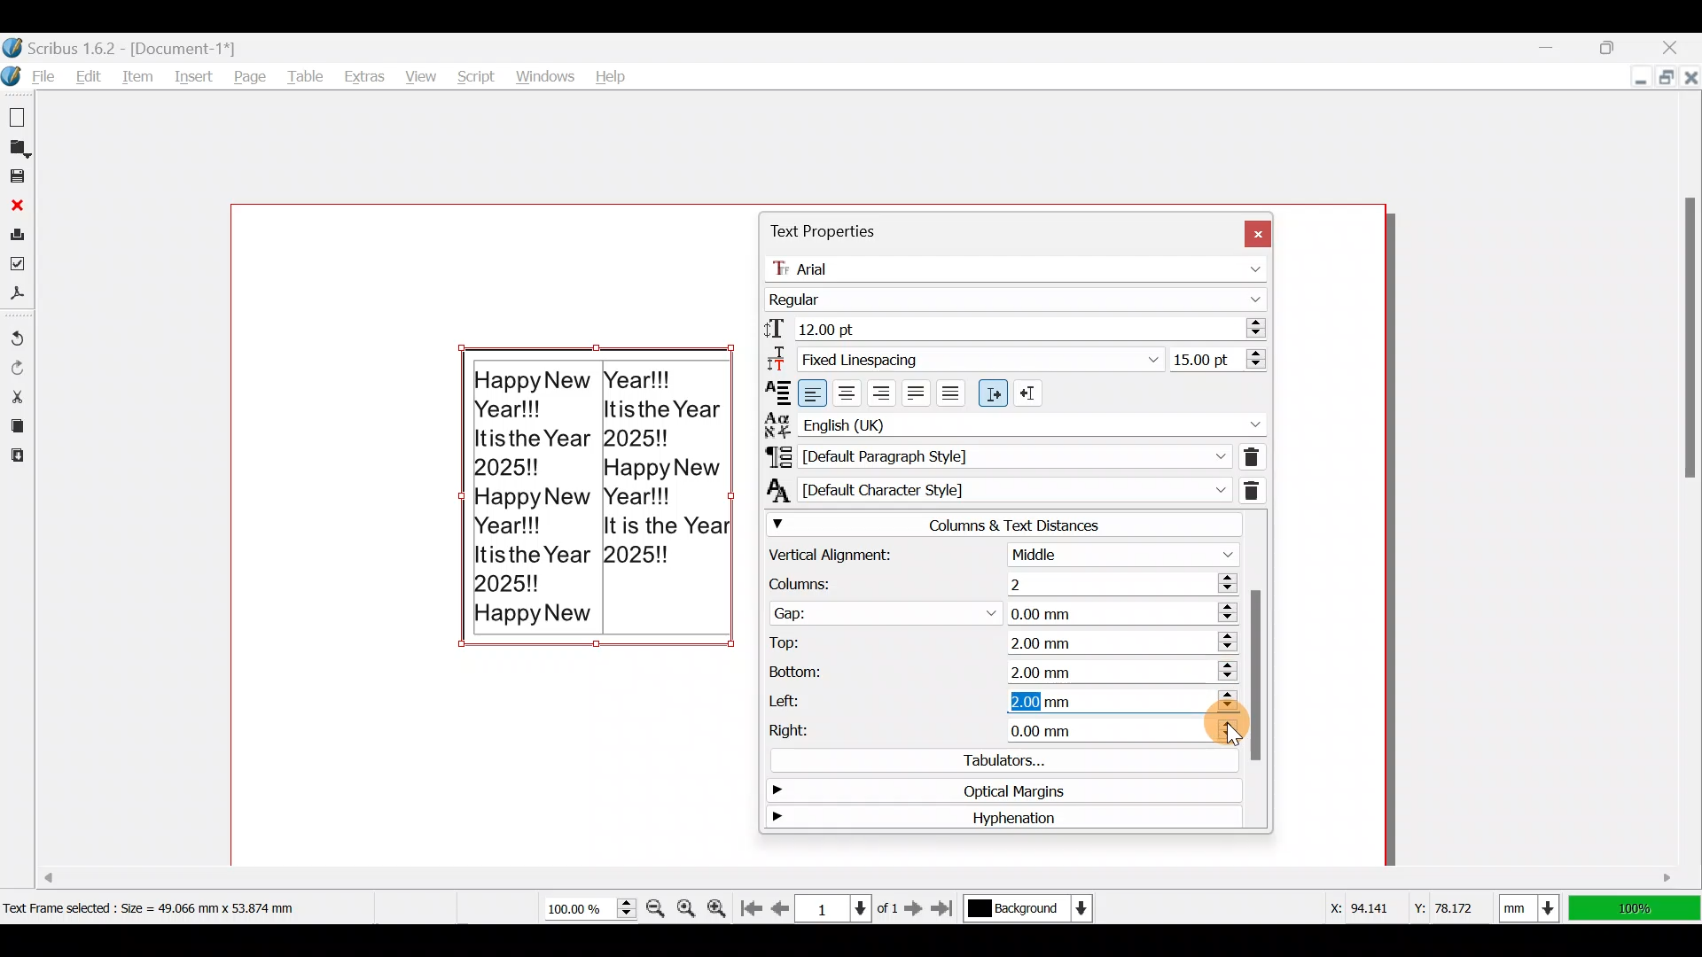  Describe the element at coordinates (20, 148) in the screenshot. I see `Open` at that location.